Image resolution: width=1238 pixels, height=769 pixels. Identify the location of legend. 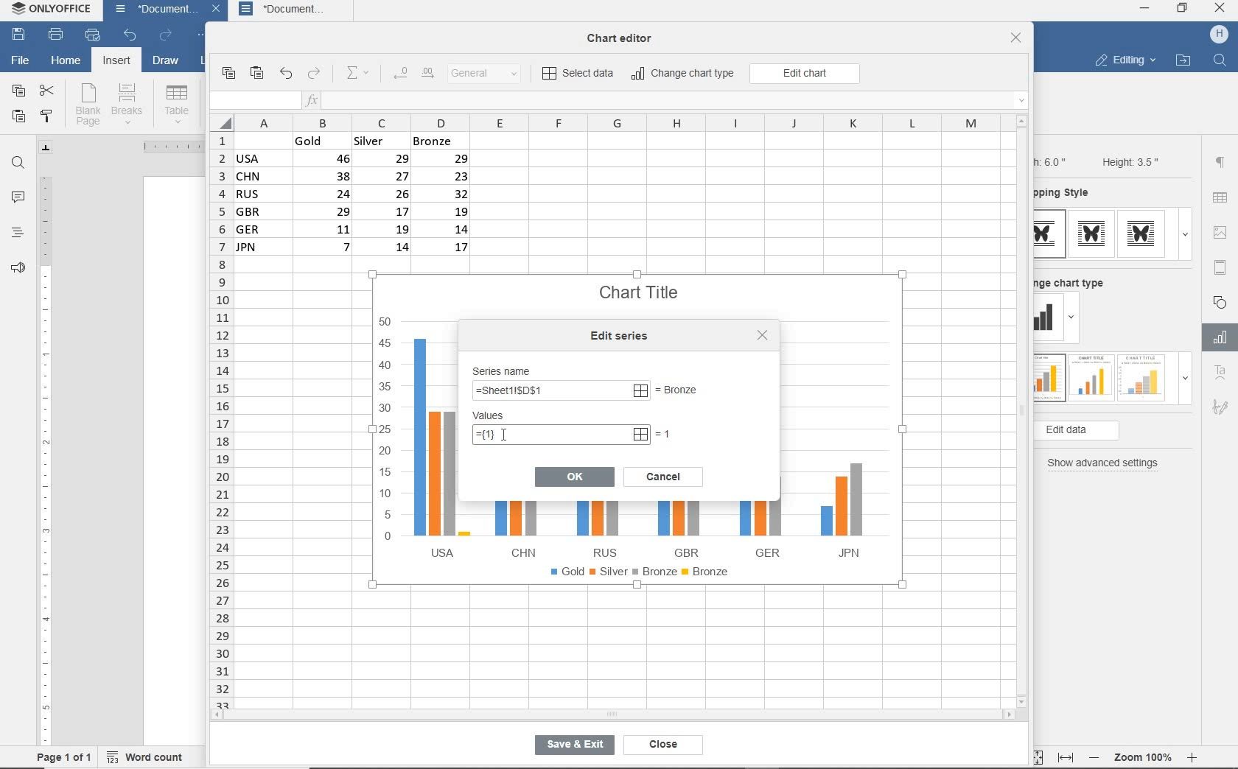
(643, 575).